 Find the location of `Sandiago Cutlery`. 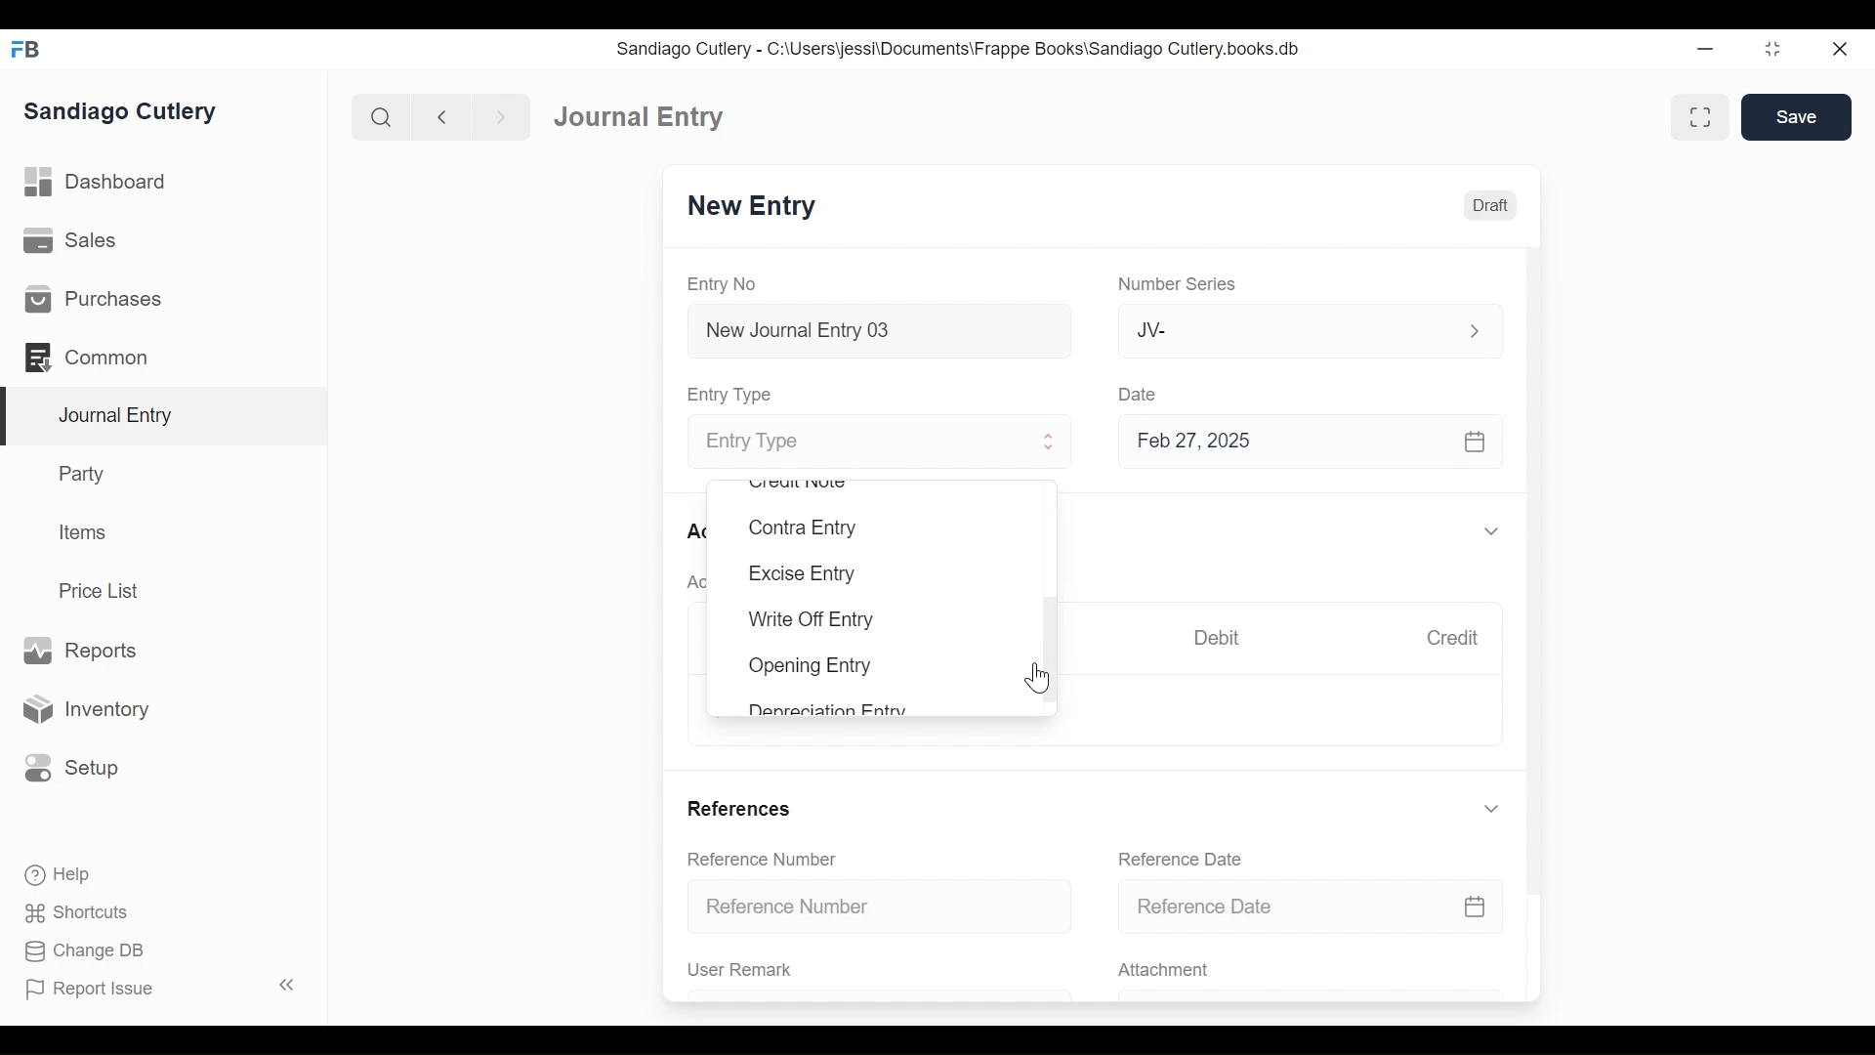

Sandiago Cutlery is located at coordinates (123, 113).